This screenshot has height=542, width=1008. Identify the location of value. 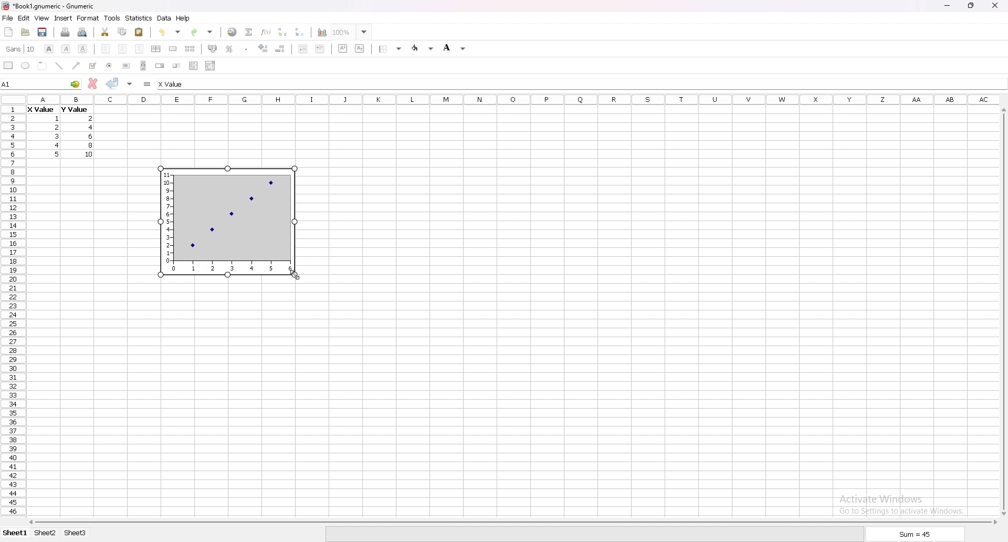
(57, 135).